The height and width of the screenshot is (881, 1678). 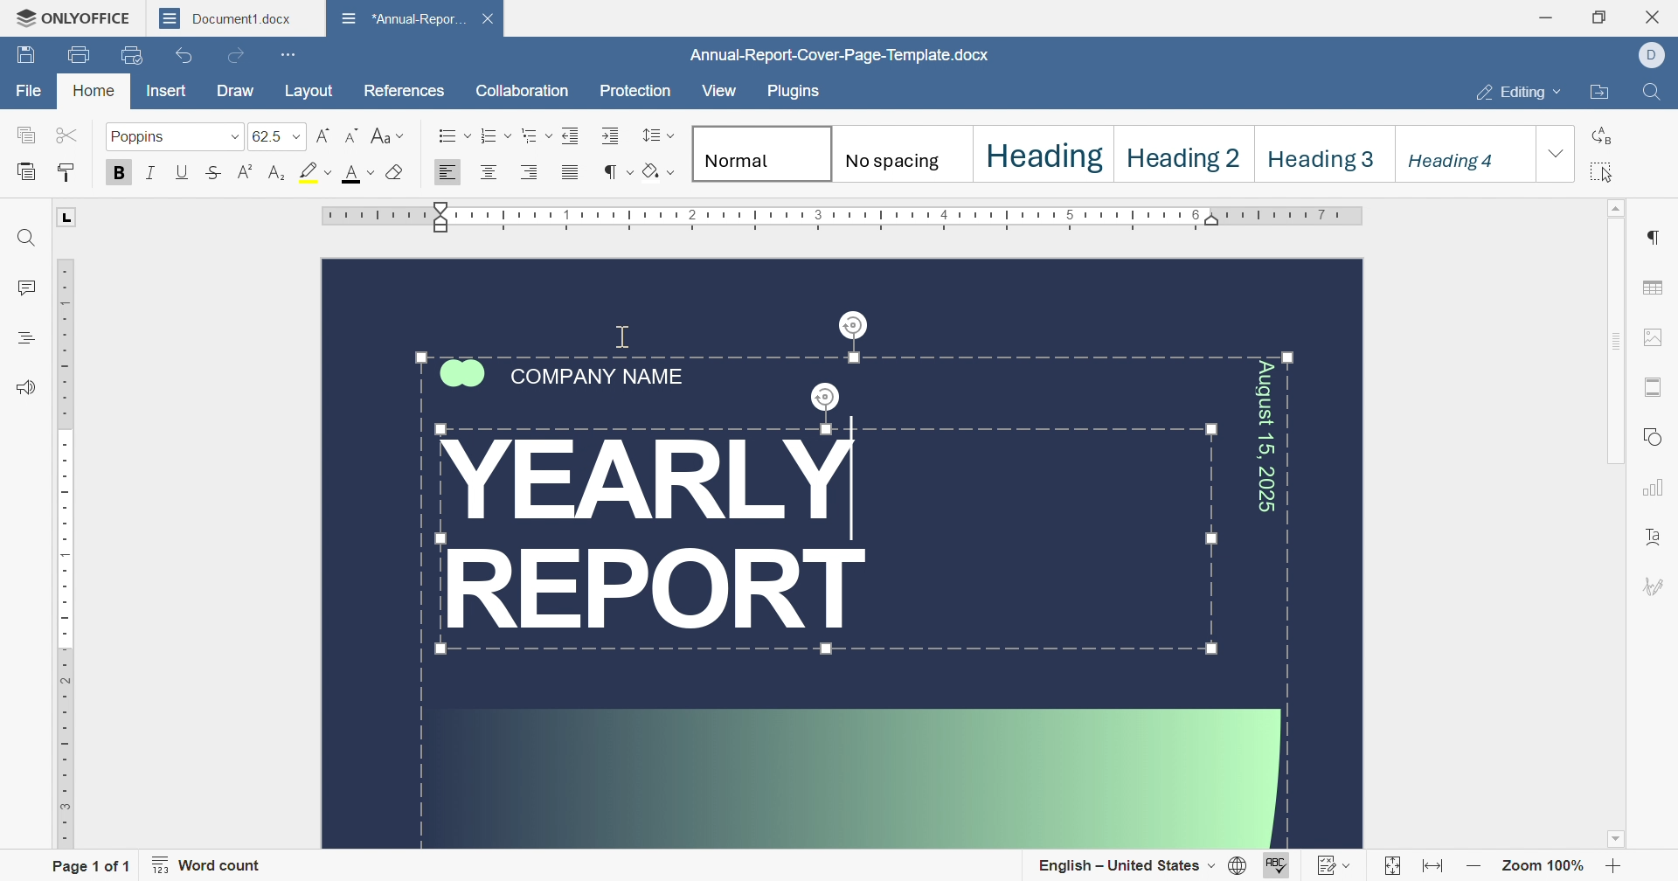 What do you see at coordinates (1655, 18) in the screenshot?
I see `close` at bounding box center [1655, 18].